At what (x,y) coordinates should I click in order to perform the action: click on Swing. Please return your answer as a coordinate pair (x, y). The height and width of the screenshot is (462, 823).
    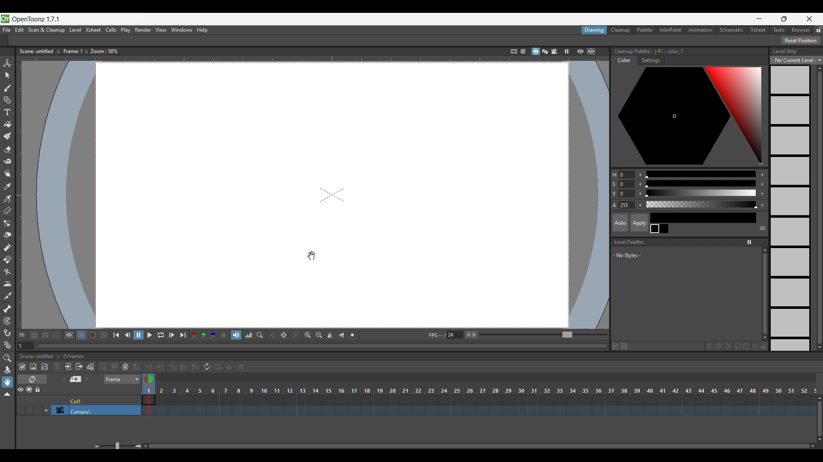
    Looking at the image, I should click on (229, 367).